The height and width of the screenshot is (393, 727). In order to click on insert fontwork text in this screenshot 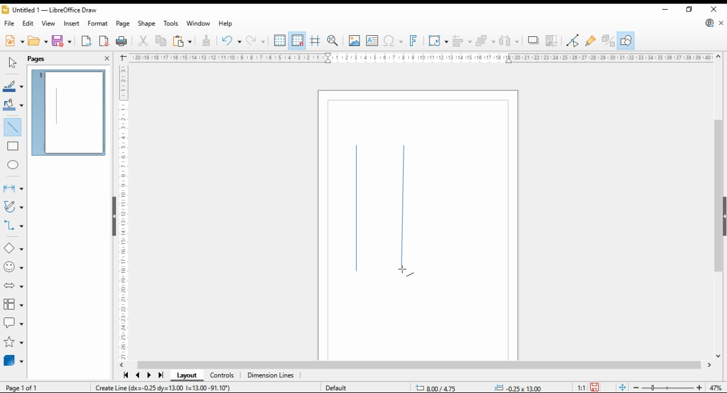, I will do `click(413, 41)`.